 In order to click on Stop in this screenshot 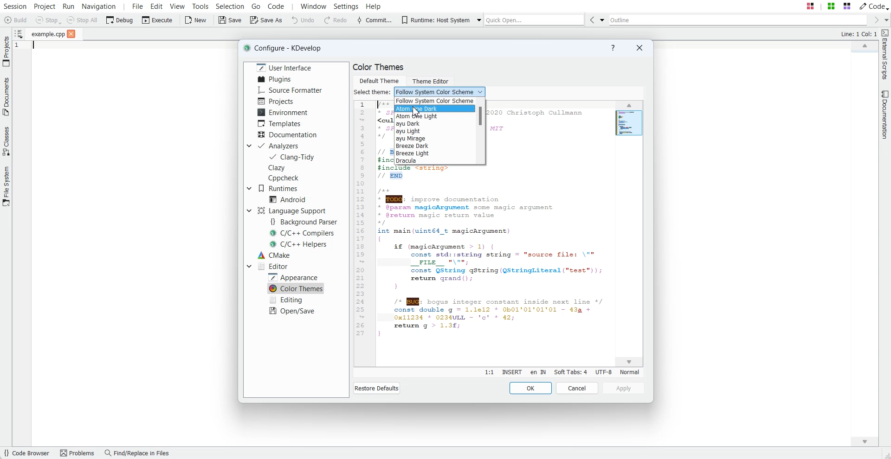, I will do `click(48, 20)`.